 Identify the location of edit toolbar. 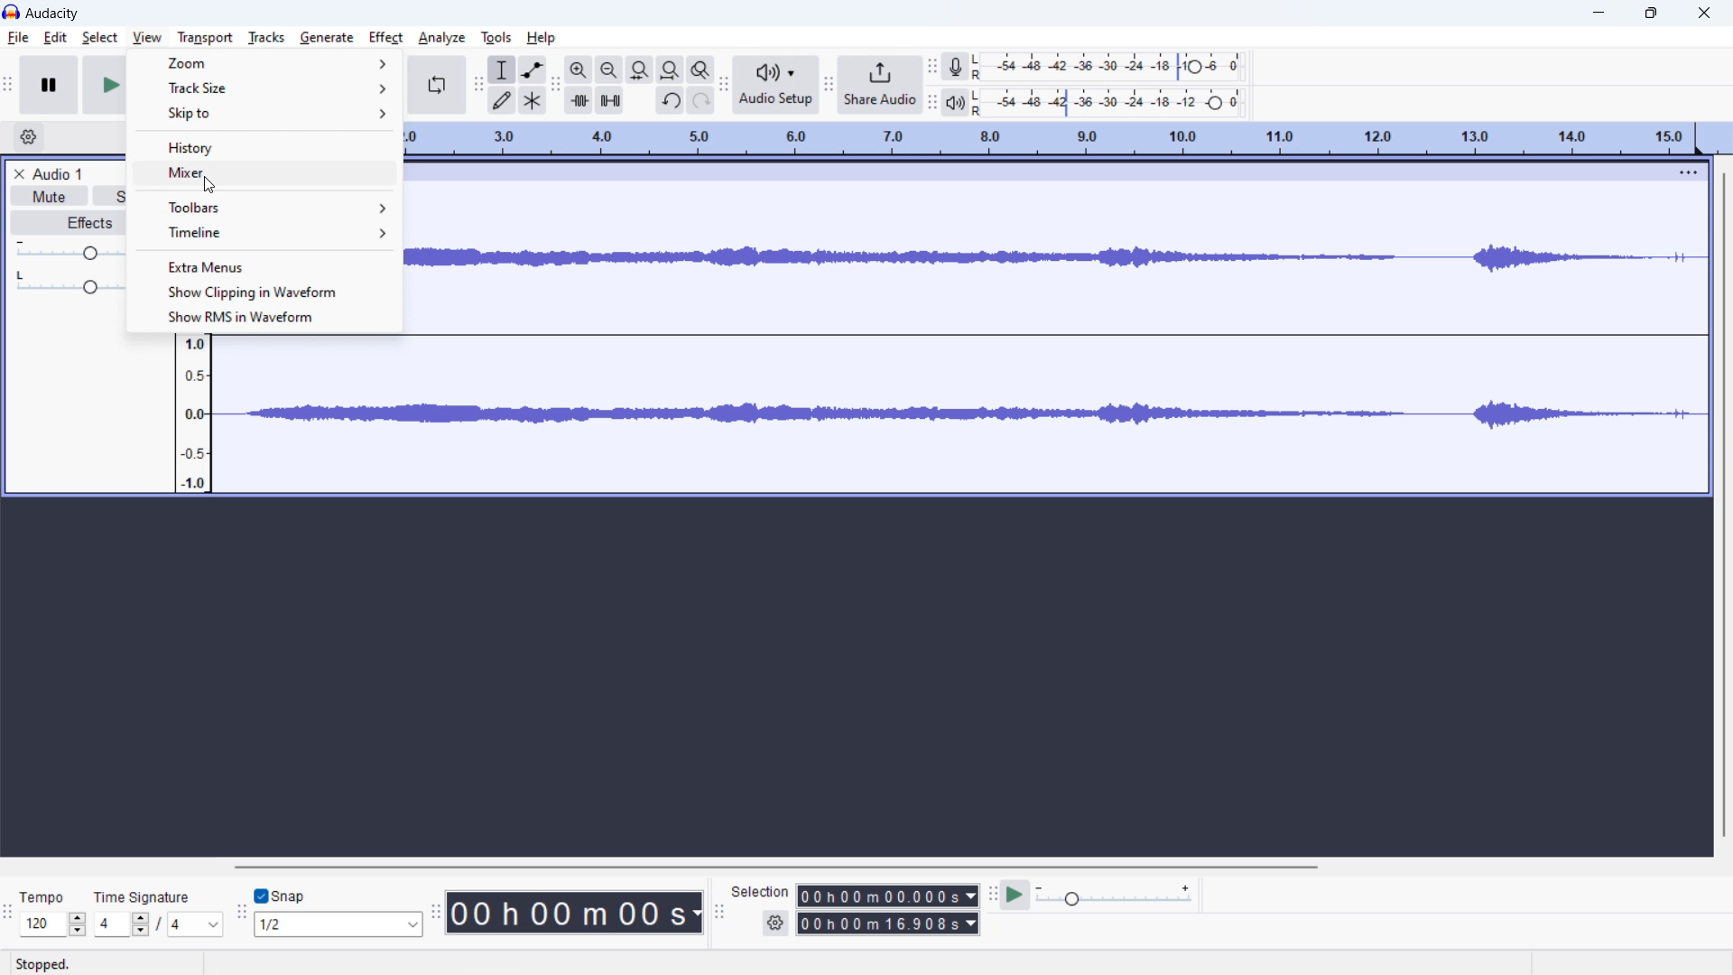
(555, 83).